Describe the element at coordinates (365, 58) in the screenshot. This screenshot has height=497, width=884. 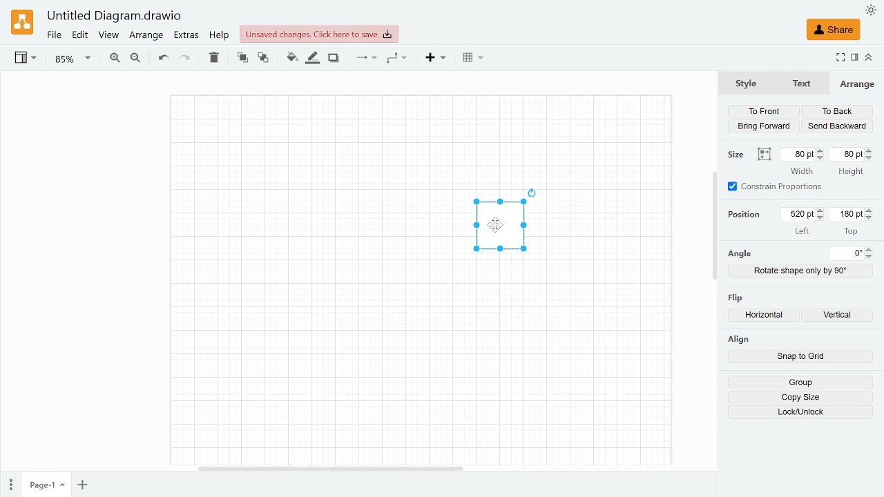
I see `Connections` at that location.